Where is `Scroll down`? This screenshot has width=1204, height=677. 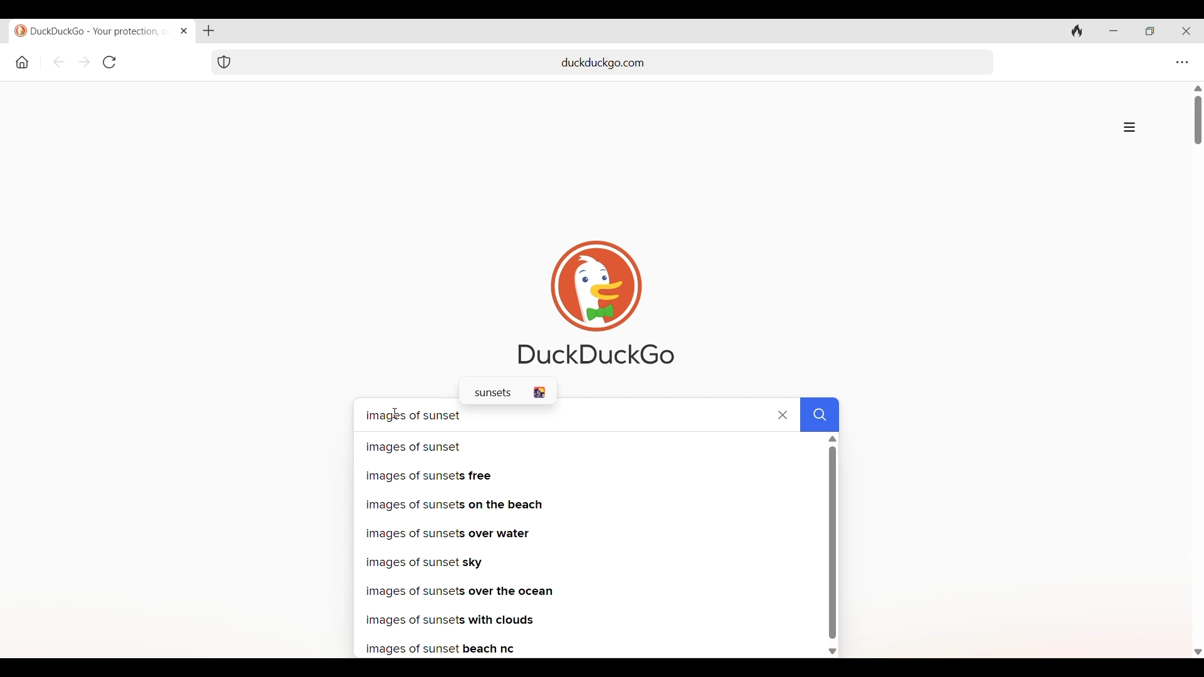
Scroll down is located at coordinates (1196, 651).